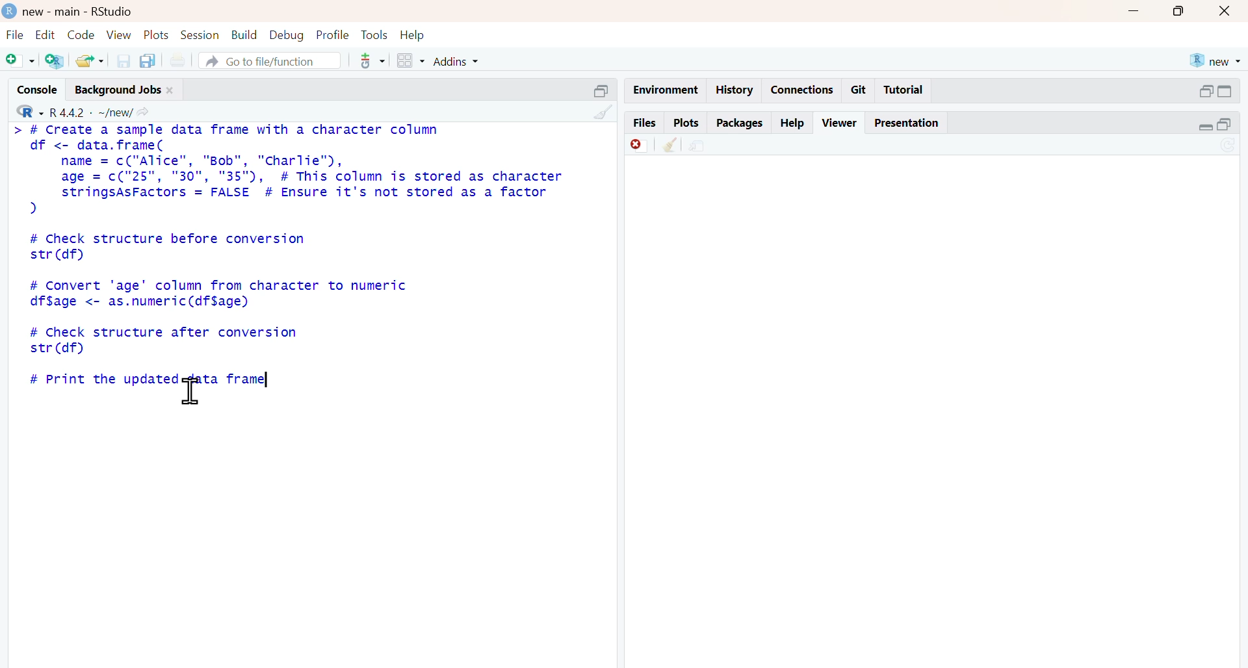 Image resolution: width=1248 pixels, height=668 pixels. Describe the element at coordinates (287, 36) in the screenshot. I see `debug` at that location.